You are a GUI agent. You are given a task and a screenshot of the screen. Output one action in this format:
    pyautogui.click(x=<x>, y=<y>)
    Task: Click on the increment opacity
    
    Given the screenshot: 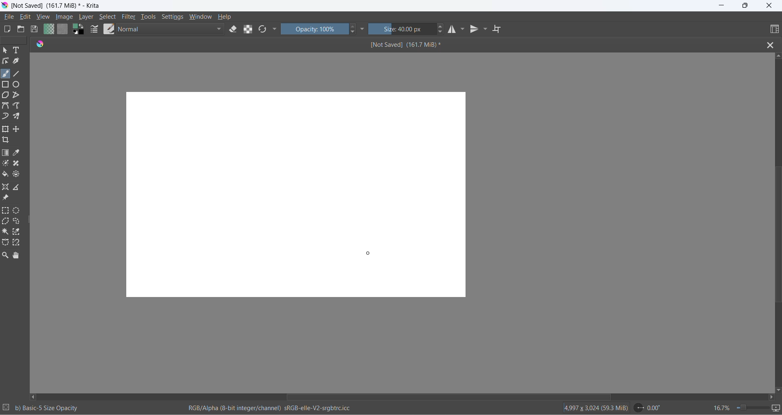 What is the action you would take?
    pyautogui.click(x=353, y=27)
    